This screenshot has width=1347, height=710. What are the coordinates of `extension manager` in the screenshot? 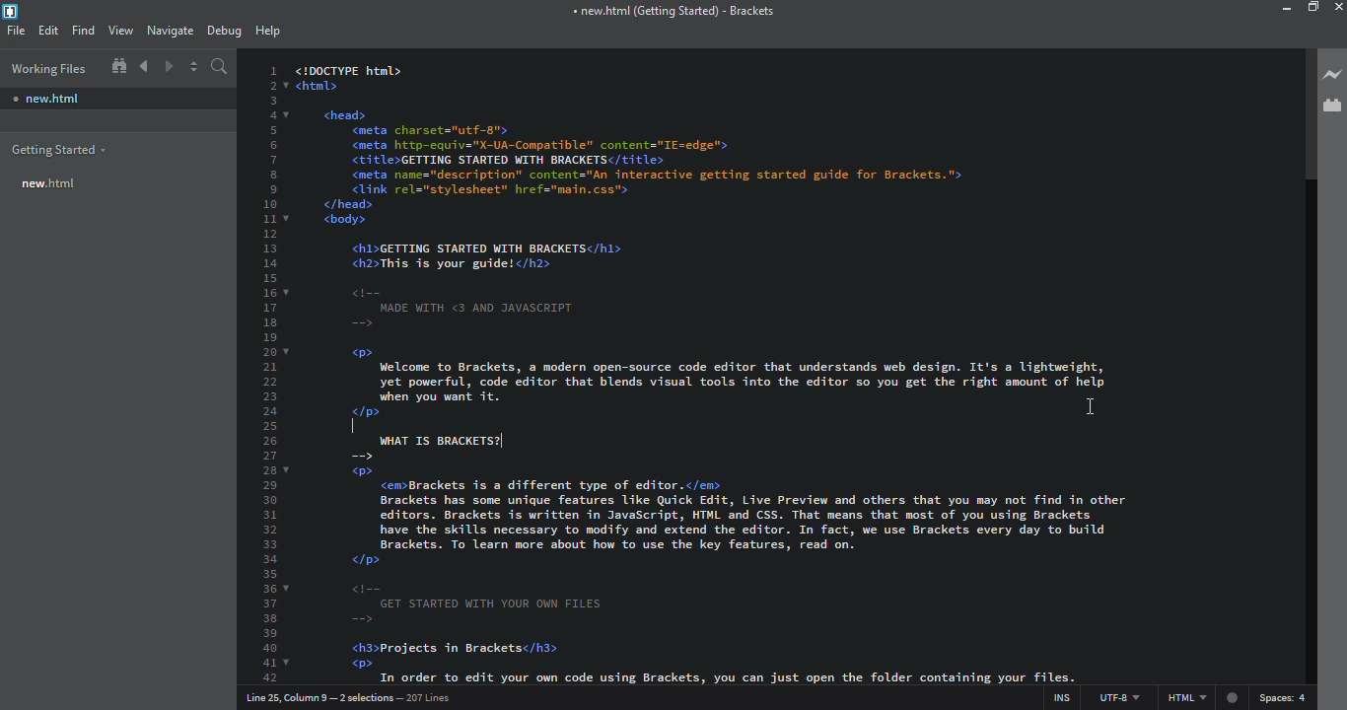 It's located at (1331, 105).